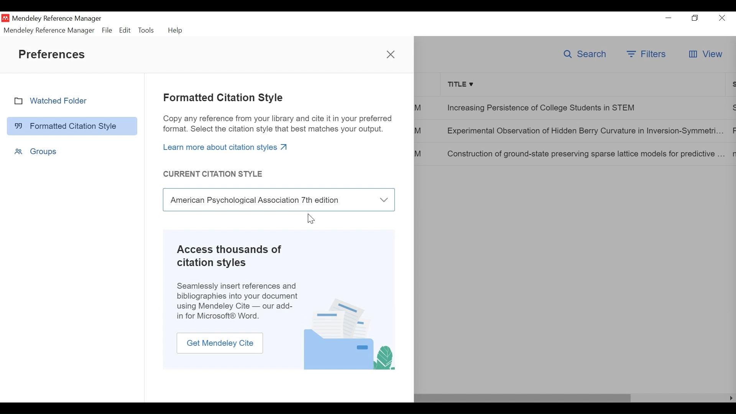 This screenshot has height=414, width=736. Describe the element at coordinates (226, 147) in the screenshot. I see `Learn more about citation styles` at that location.